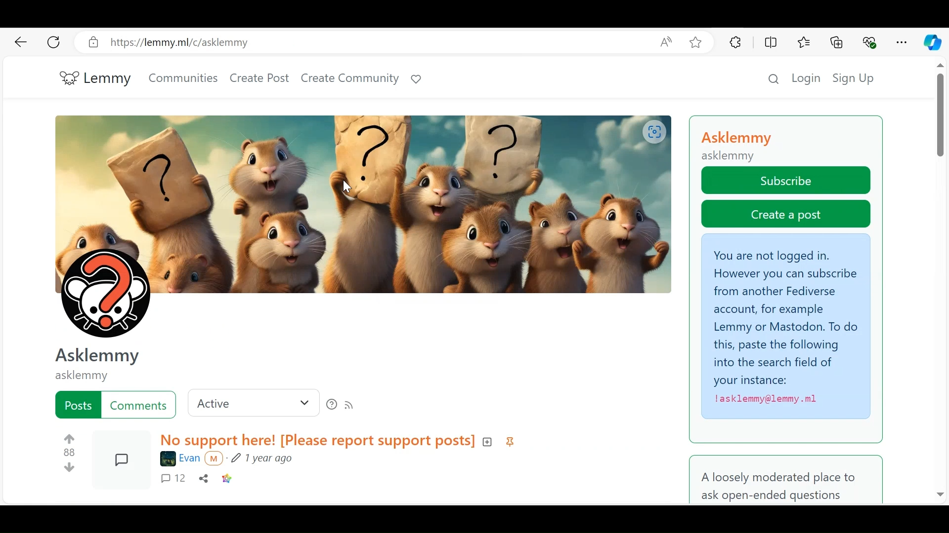  Describe the element at coordinates (180, 459) in the screenshot. I see `Username` at that location.